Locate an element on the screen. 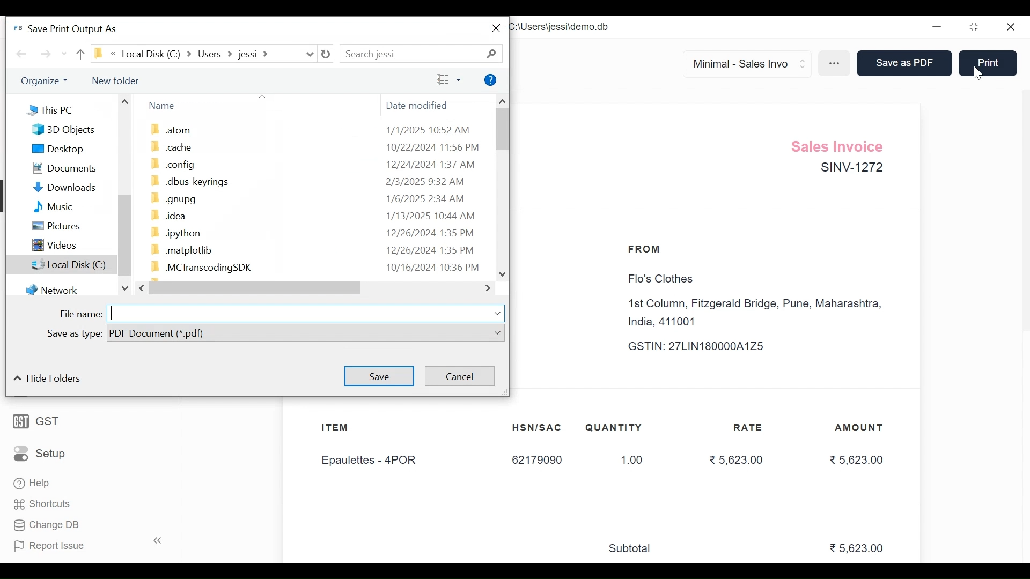  Vertical Scroll bar is located at coordinates (124, 234).